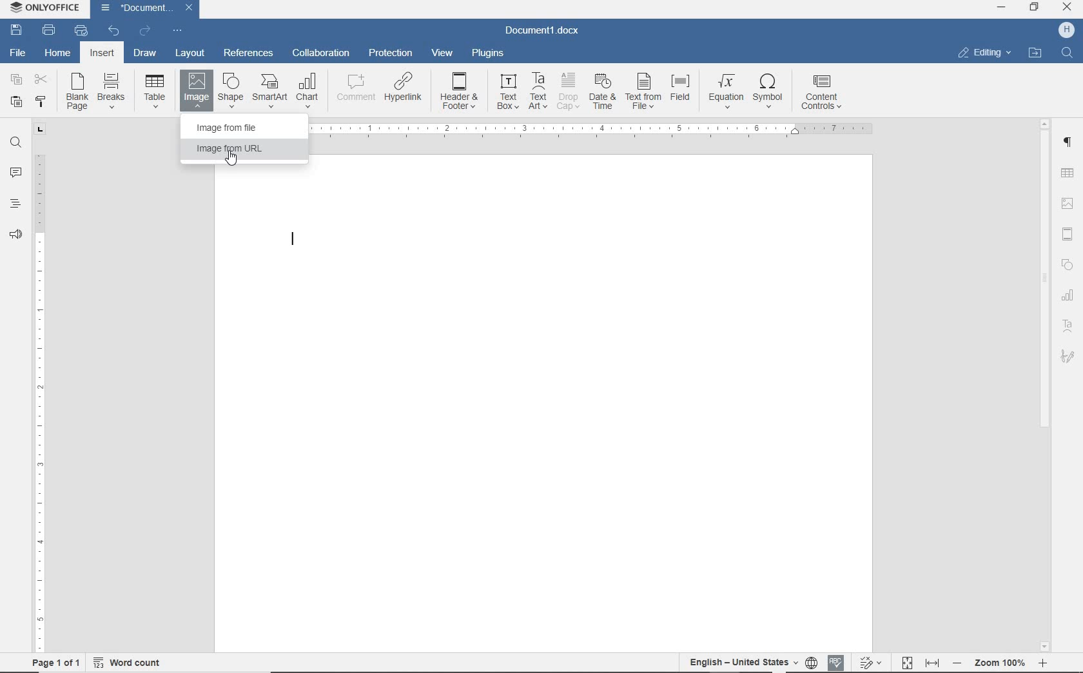 This screenshot has width=1083, height=673. Describe the element at coordinates (908, 662) in the screenshot. I see `fit to page` at that location.